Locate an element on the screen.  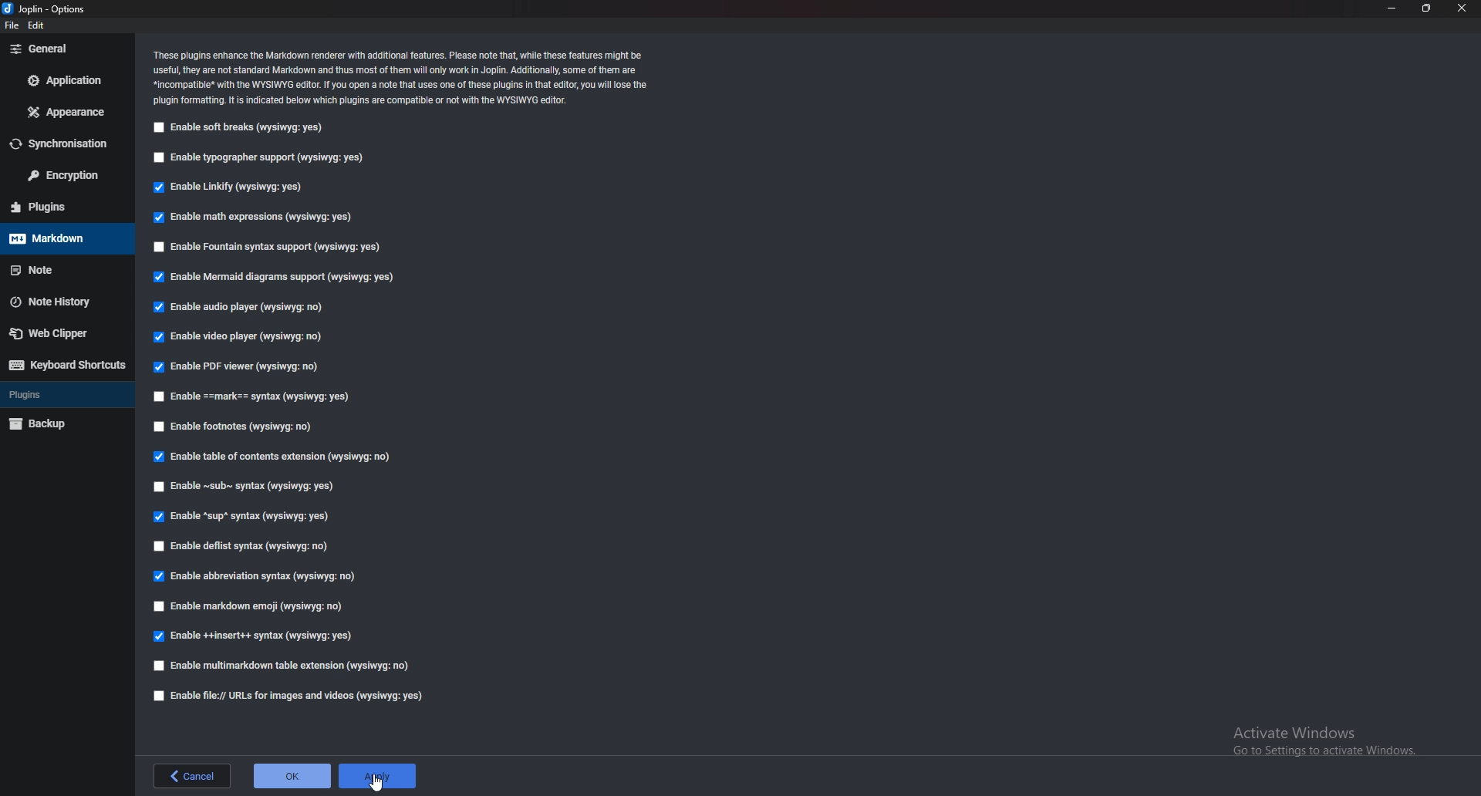
Markdown is located at coordinates (62, 238).